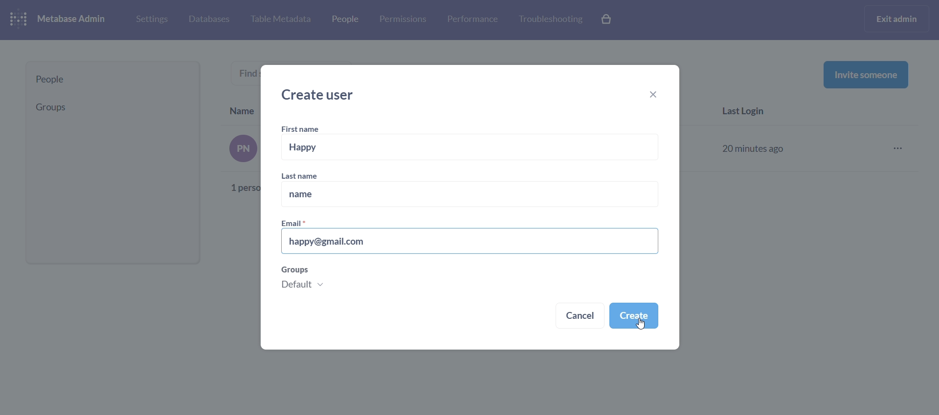 The width and height of the screenshot is (939, 415). Describe the element at coordinates (657, 96) in the screenshot. I see `close` at that location.